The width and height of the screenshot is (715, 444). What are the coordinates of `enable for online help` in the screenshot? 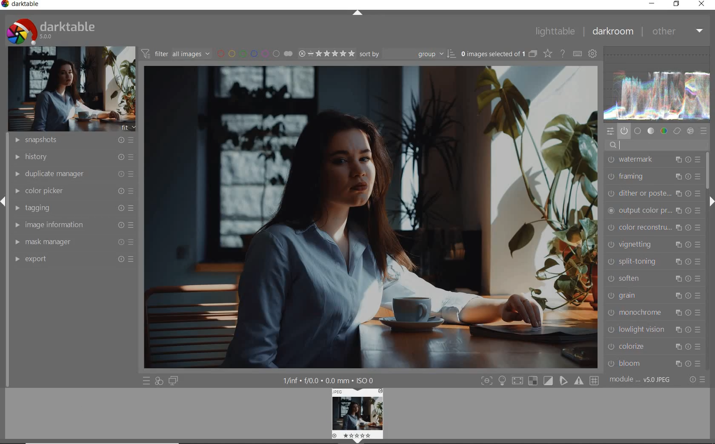 It's located at (563, 54).